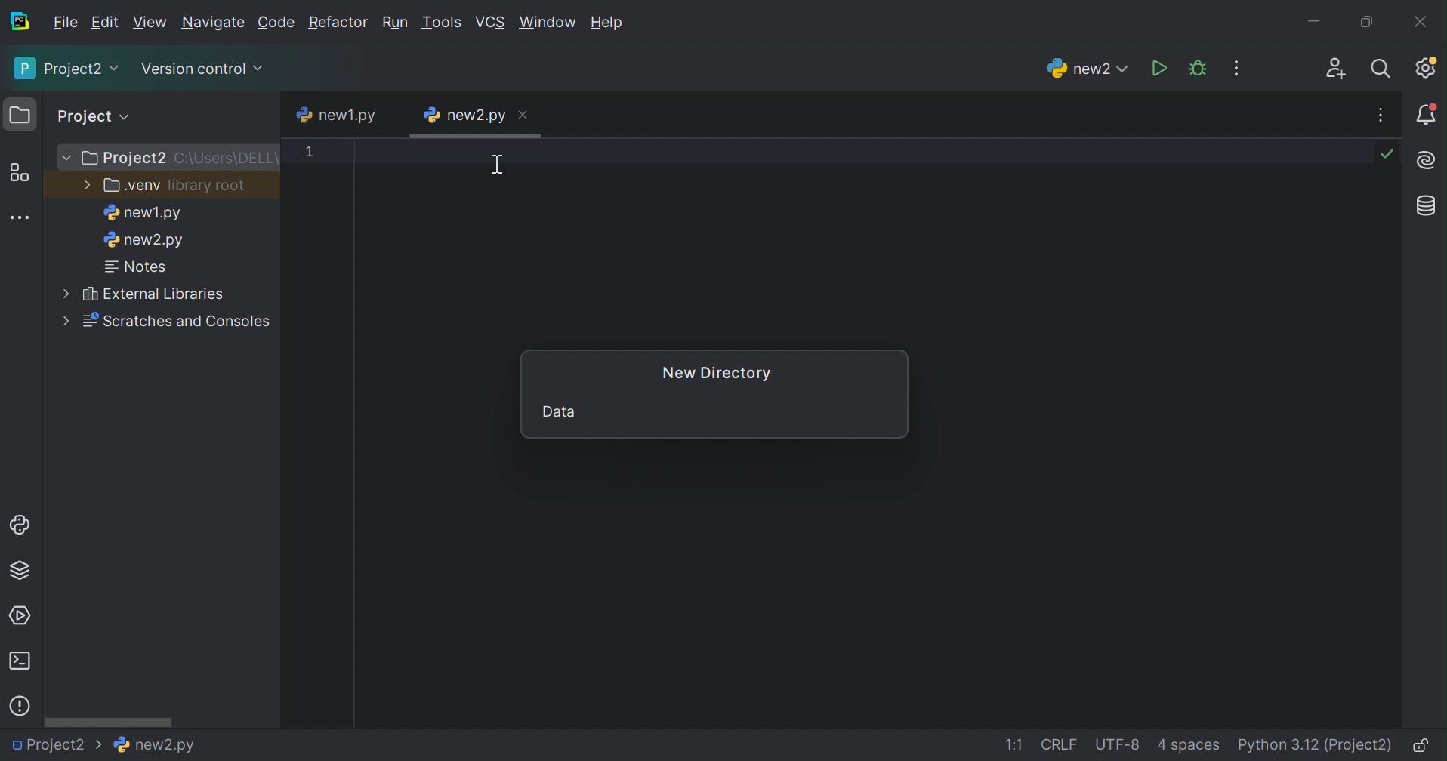 The width and height of the screenshot is (1447, 761). I want to click on Help, so click(609, 21).